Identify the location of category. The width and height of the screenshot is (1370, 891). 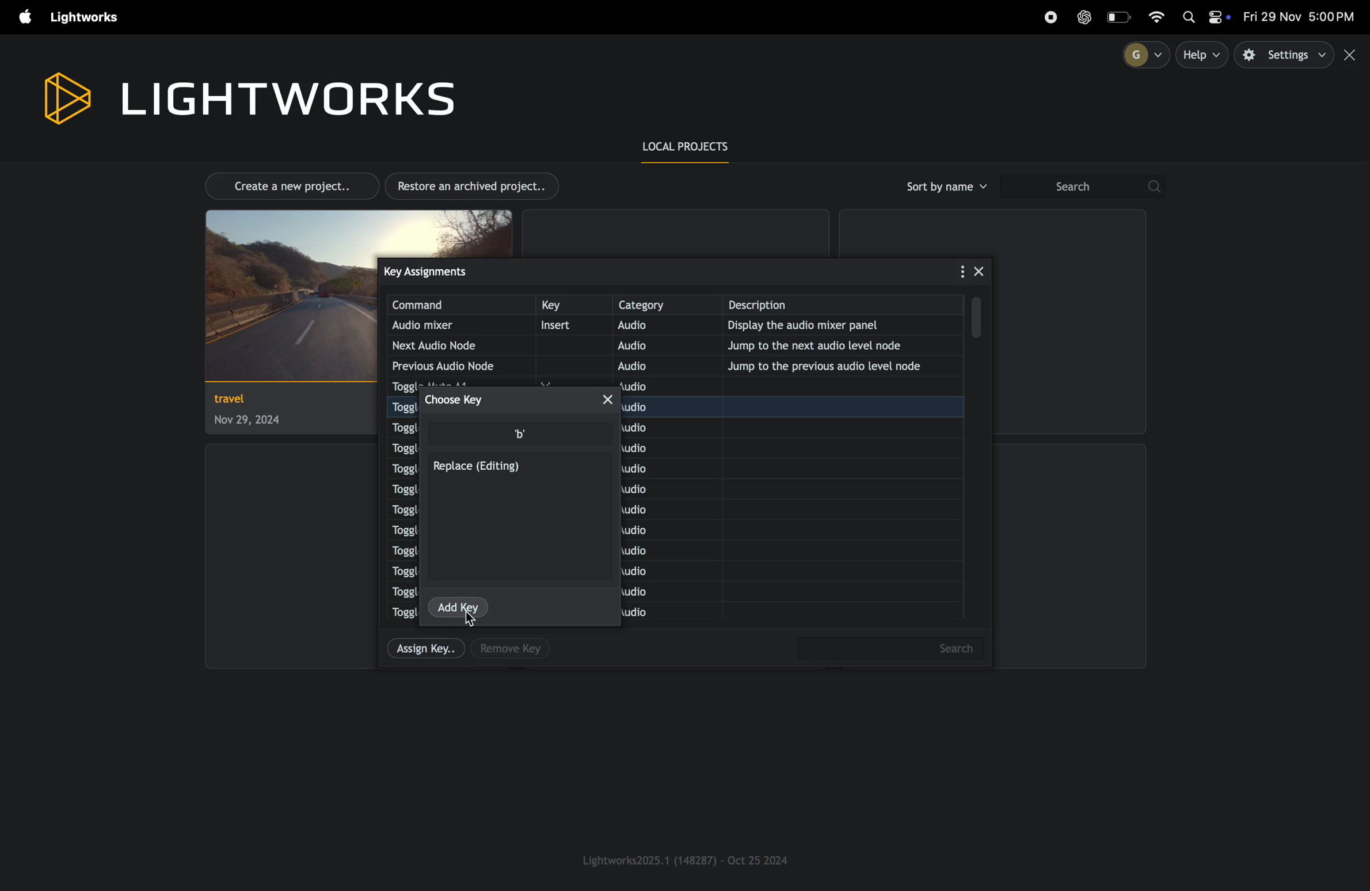
(665, 304).